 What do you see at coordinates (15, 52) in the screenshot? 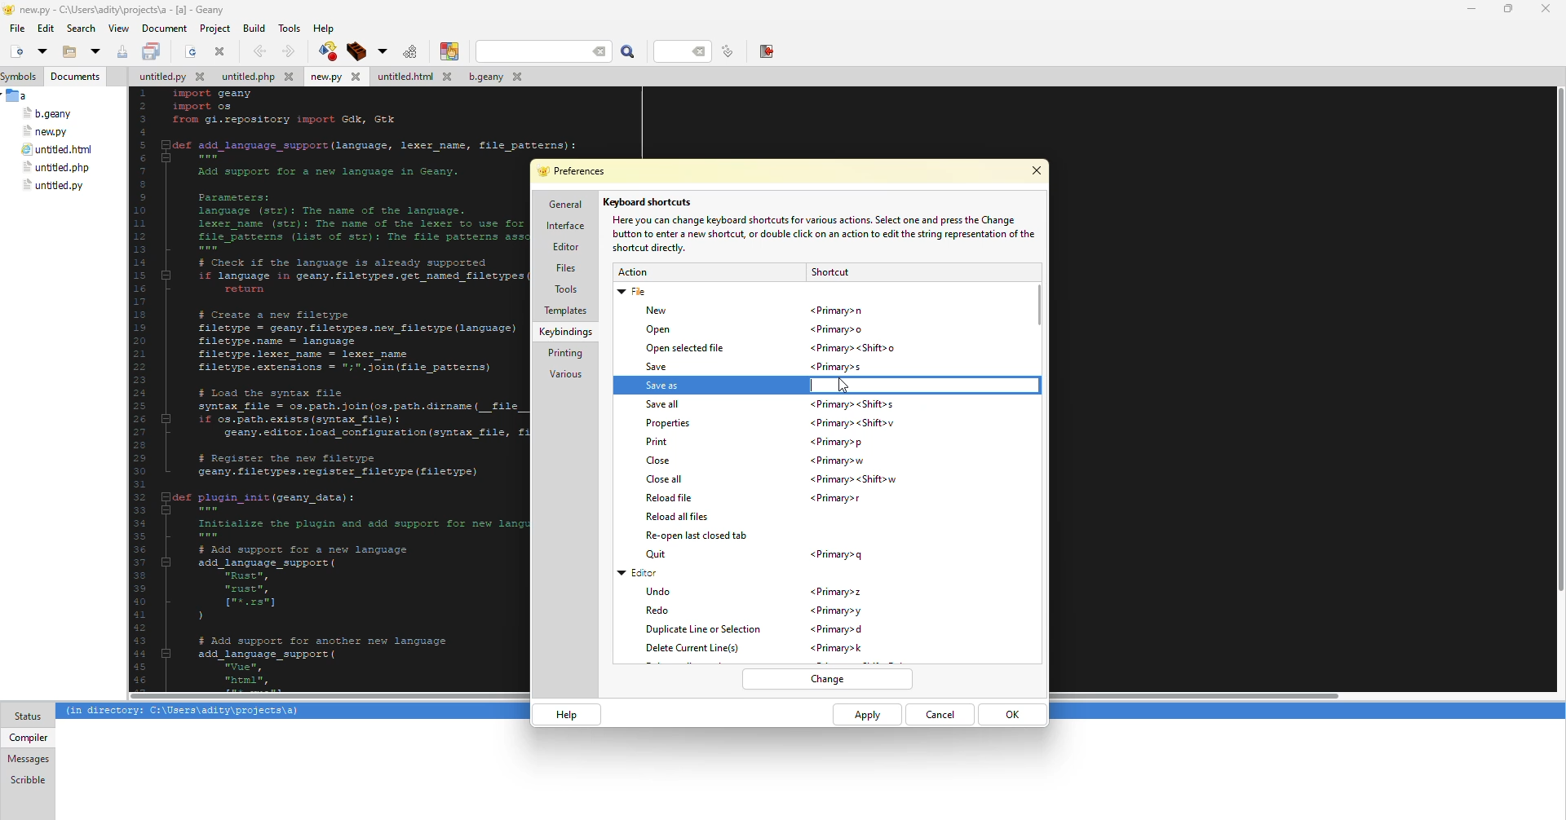
I see `new` at bounding box center [15, 52].